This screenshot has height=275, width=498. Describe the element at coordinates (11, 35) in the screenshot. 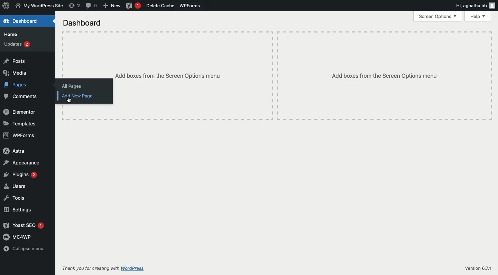

I see `Home` at that location.